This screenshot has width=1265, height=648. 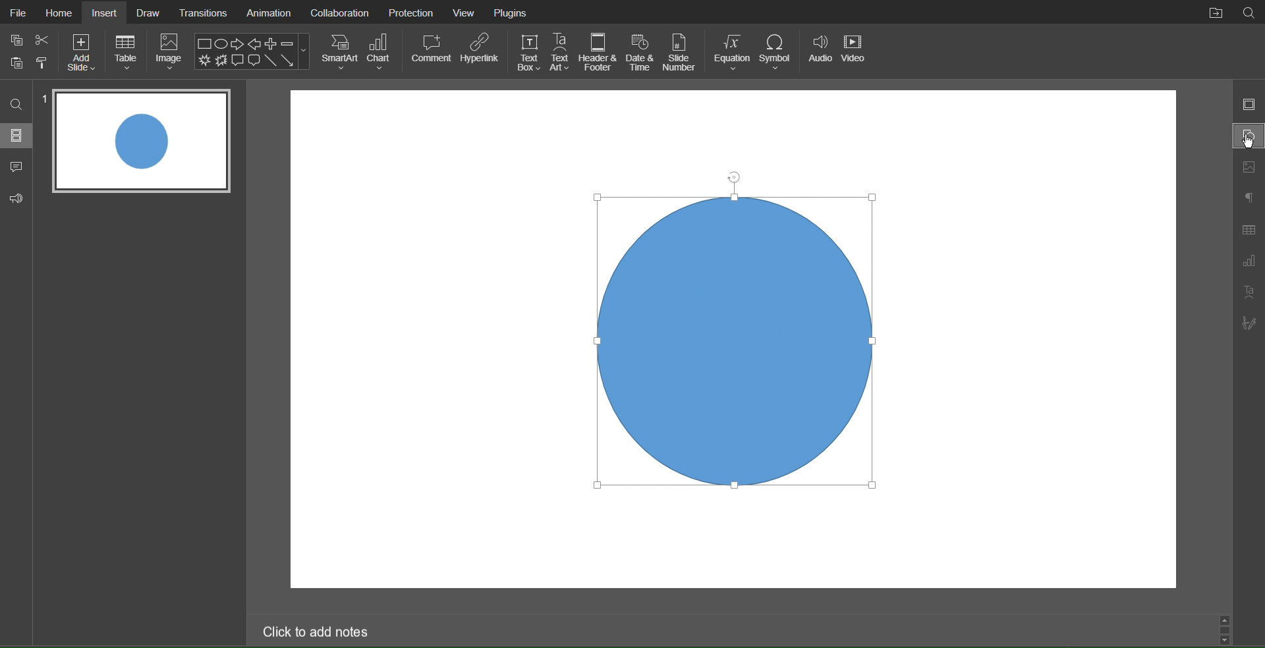 I want to click on Signature, so click(x=1249, y=326).